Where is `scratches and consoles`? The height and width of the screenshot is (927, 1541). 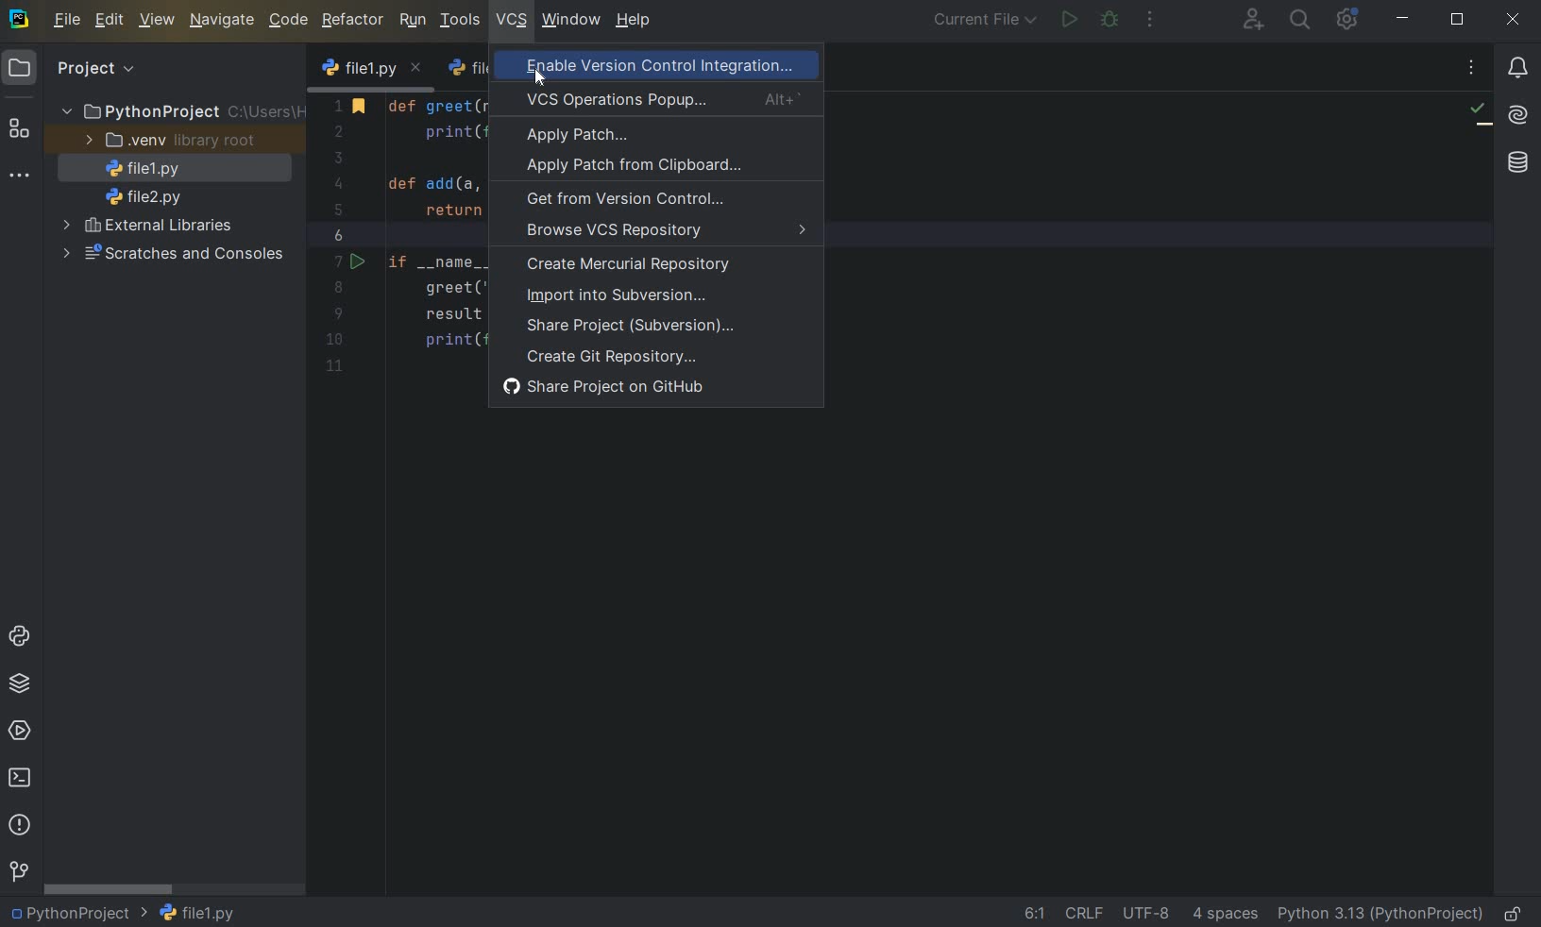 scratches and consoles is located at coordinates (171, 254).